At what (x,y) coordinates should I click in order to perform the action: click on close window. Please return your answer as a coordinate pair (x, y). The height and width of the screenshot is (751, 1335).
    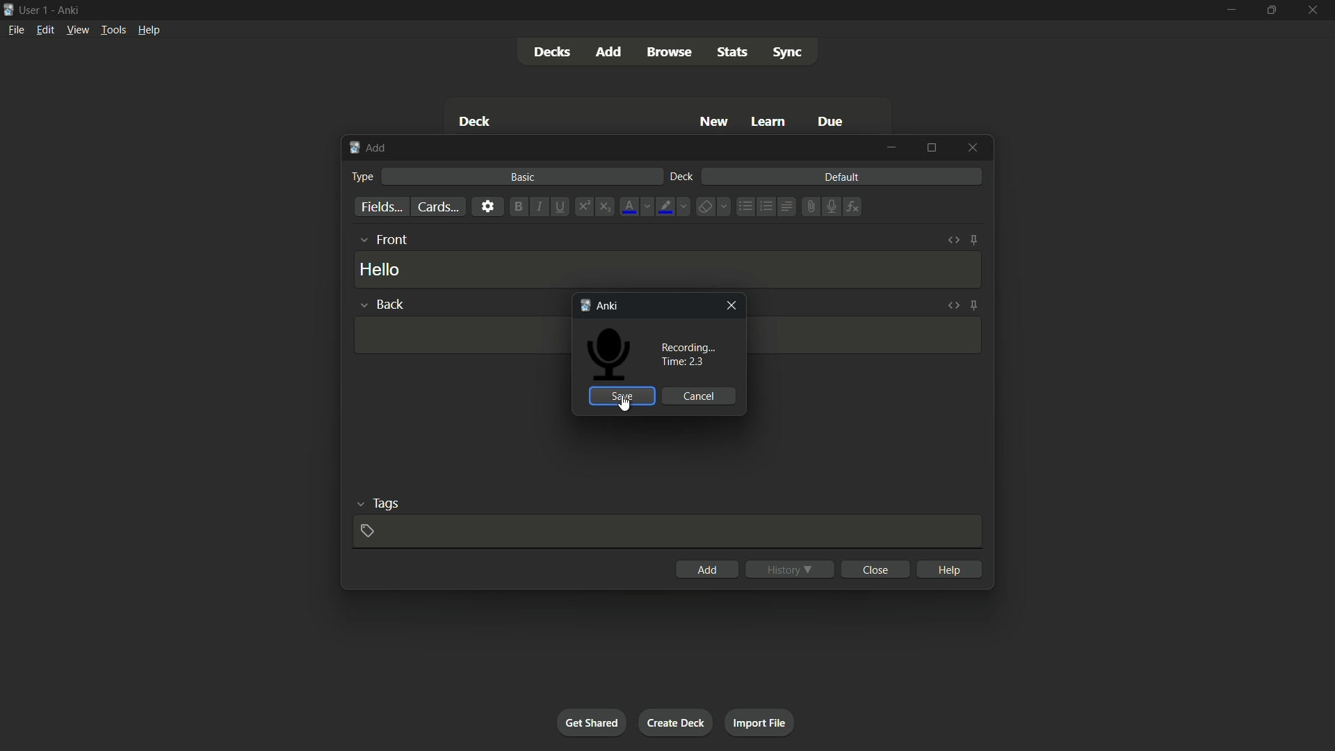
    Looking at the image, I should click on (731, 306).